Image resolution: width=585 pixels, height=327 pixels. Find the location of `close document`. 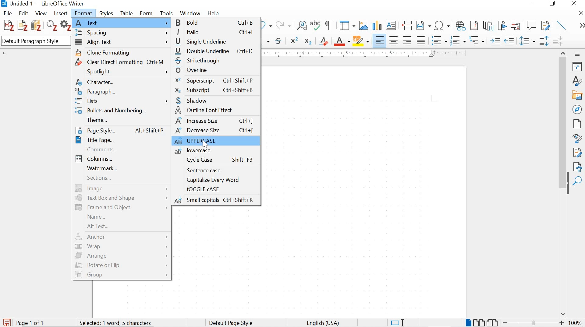

close document is located at coordinates (581, 12).